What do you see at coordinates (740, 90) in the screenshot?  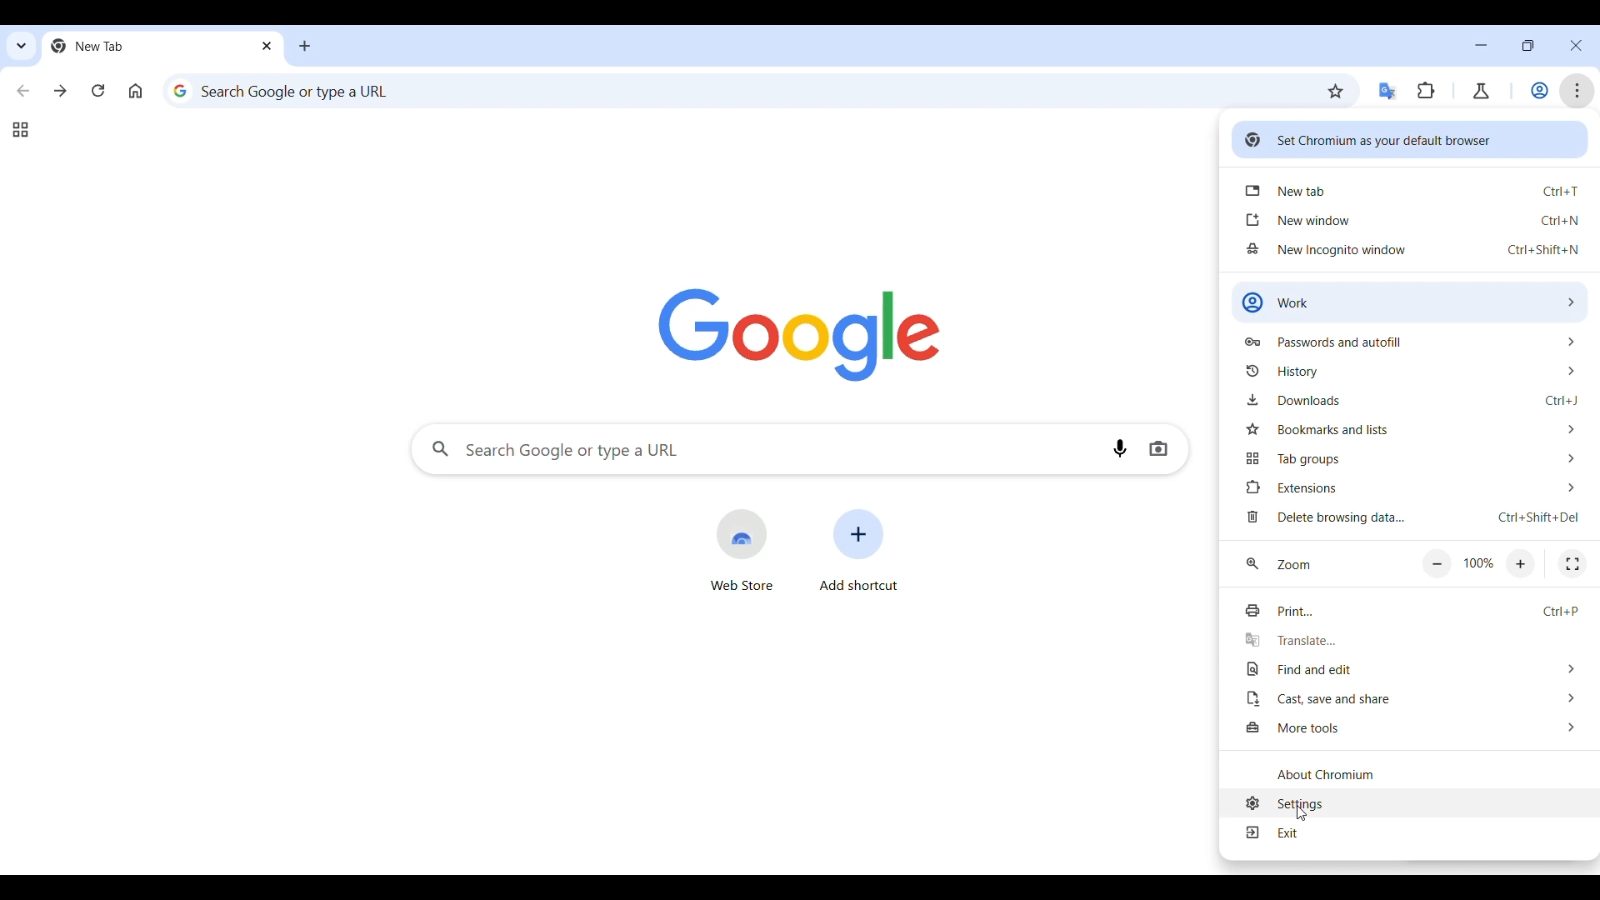 I see `Search Google or type a url` at bounding box center [740, 90].